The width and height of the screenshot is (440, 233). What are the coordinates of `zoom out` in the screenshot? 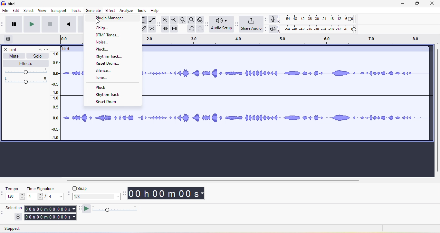 It's located at (174, 20).